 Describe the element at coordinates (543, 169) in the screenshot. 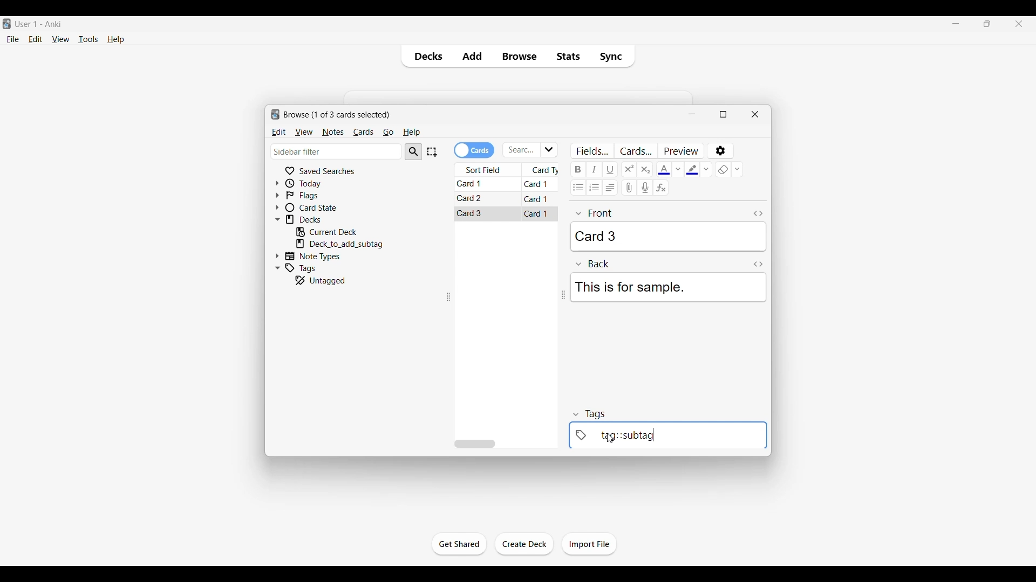

I see `Card type column` at that location.